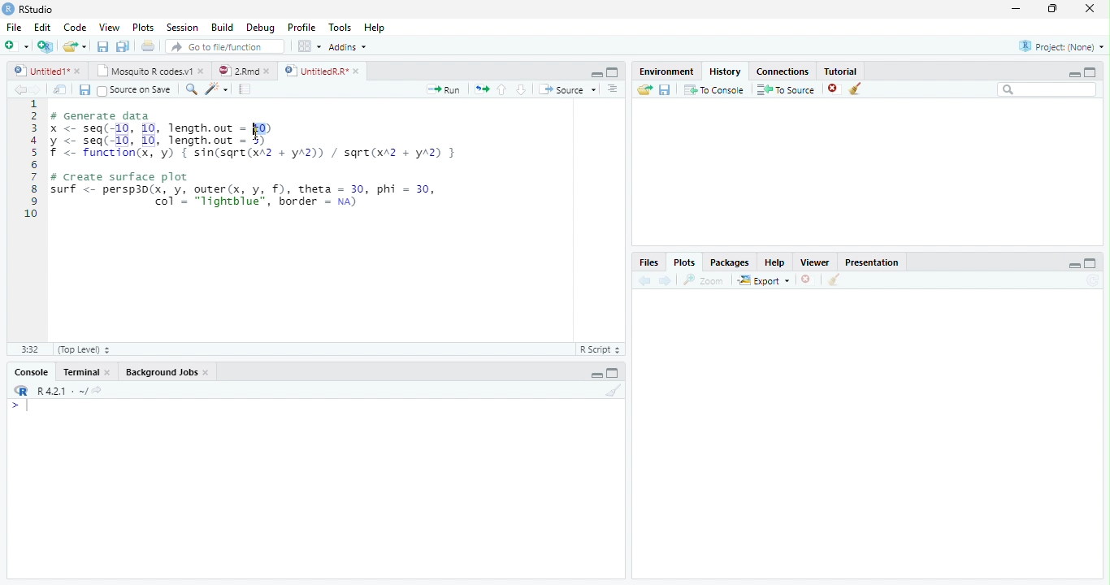  I want to click on Tutorial, so click(840, 70).